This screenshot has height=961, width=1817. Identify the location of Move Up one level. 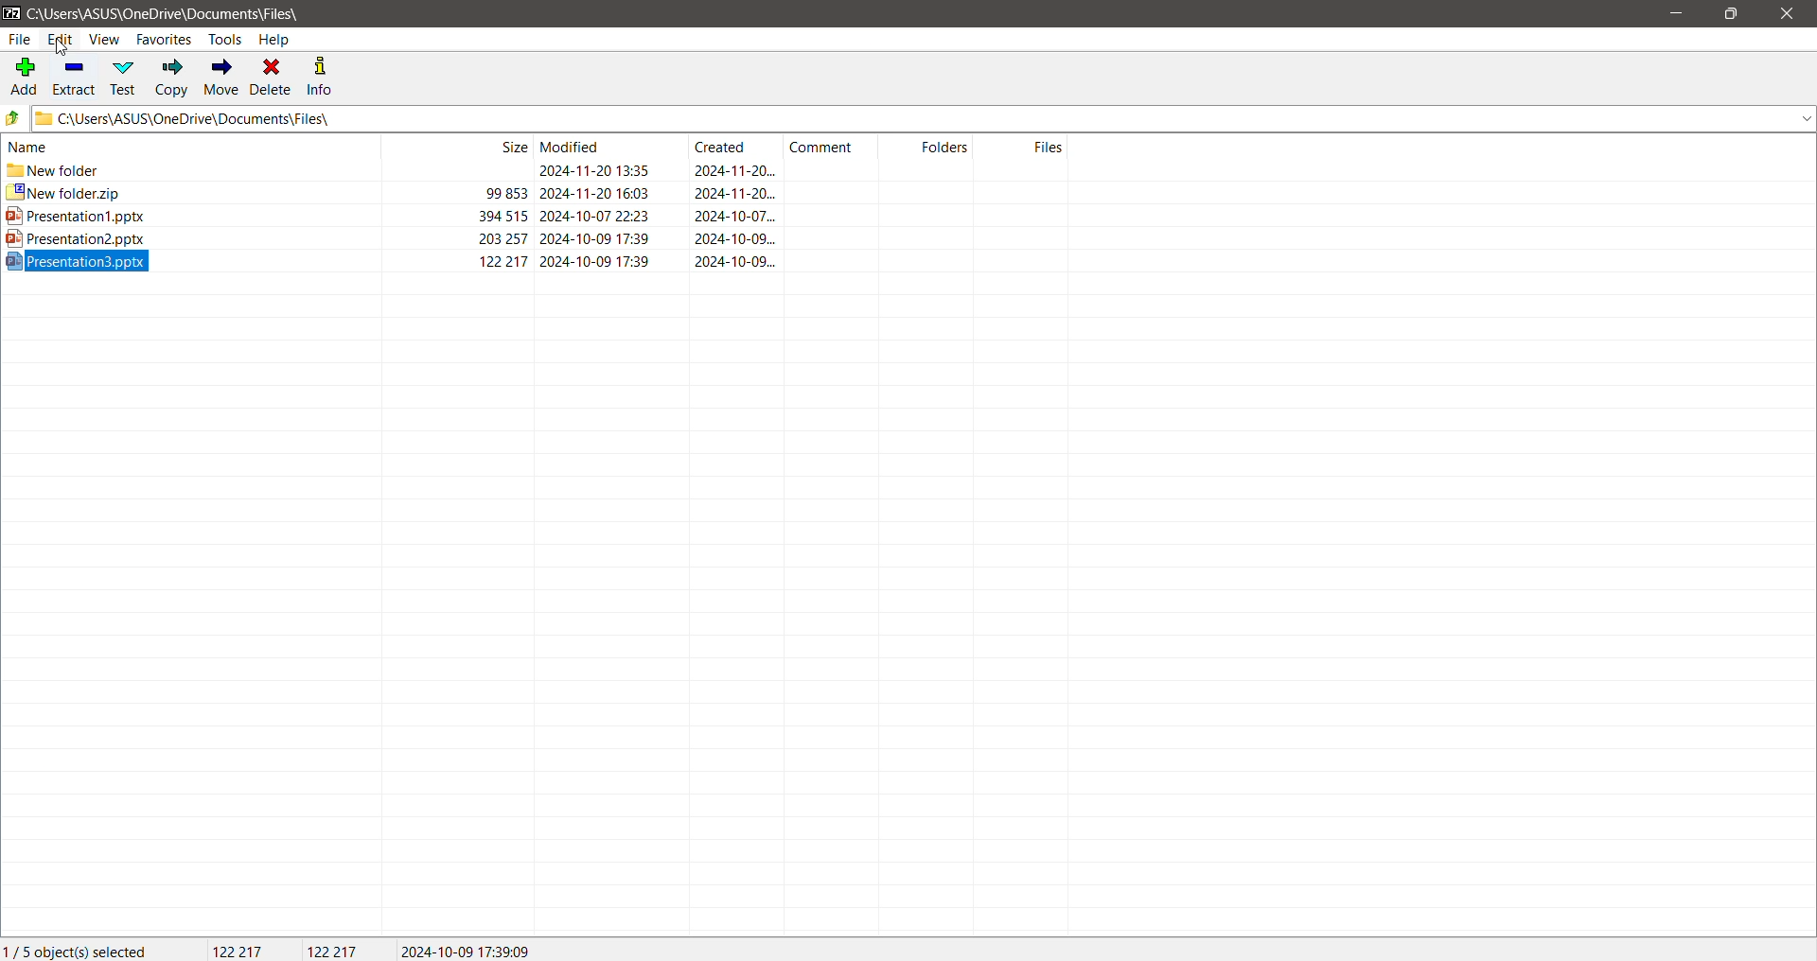
(13, 119).